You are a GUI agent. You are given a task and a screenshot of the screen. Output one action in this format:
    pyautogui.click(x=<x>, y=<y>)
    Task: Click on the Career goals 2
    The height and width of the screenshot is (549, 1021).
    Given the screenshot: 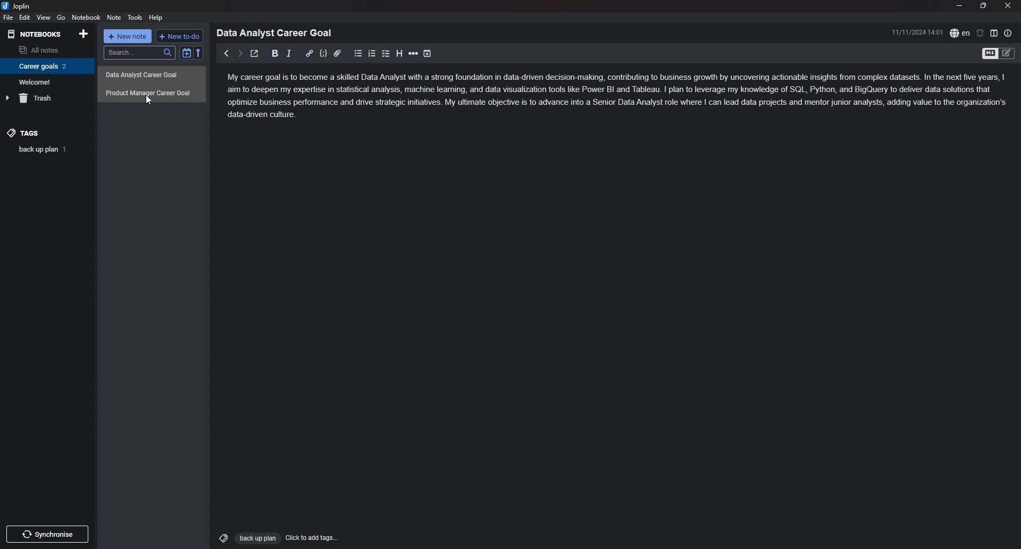 What is the action you would take?
    pyautogui.click(x=45, y=66)
    